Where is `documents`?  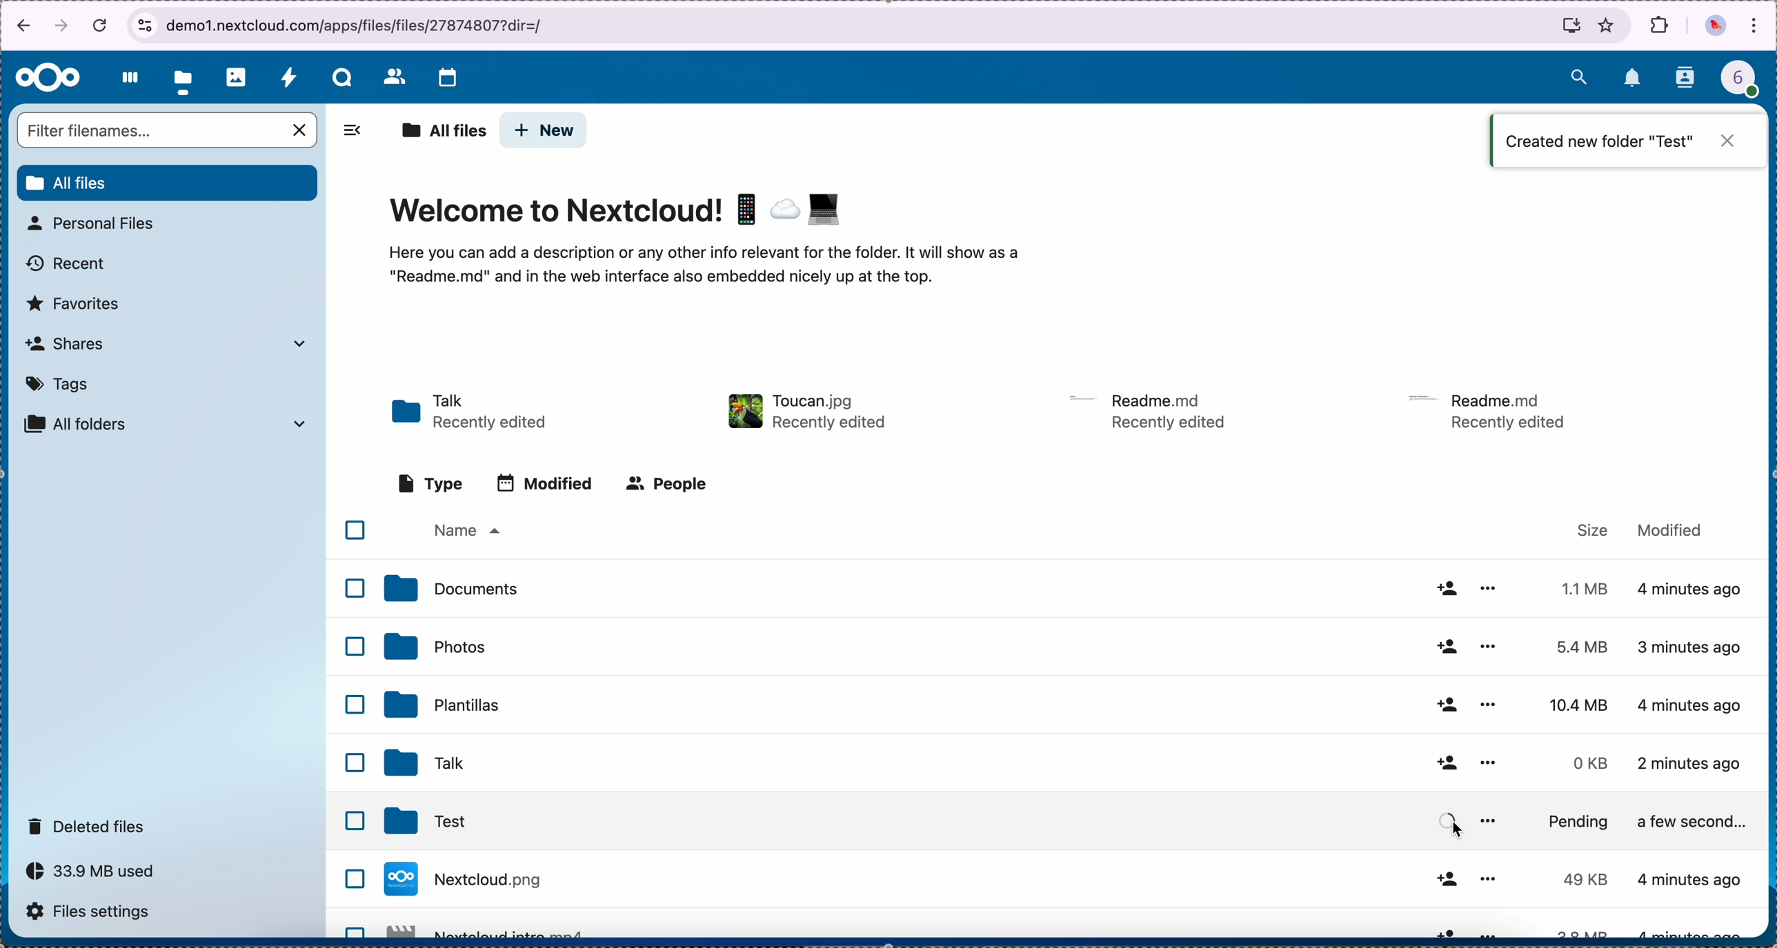
documents is located at coordinates (450, 589).